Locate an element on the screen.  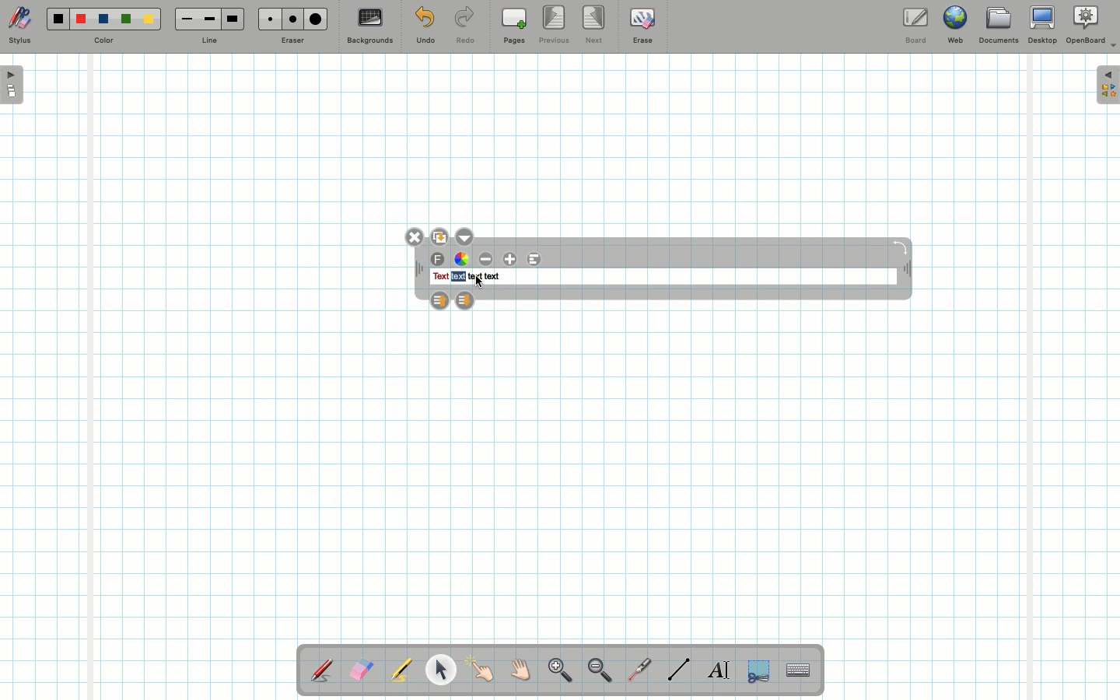
Black is located at coordinates (57, 19).